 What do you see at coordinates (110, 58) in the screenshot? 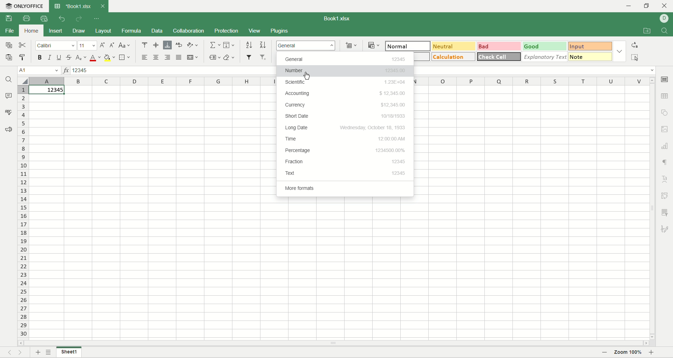
I see `background color` at bounding box center [110, 58].